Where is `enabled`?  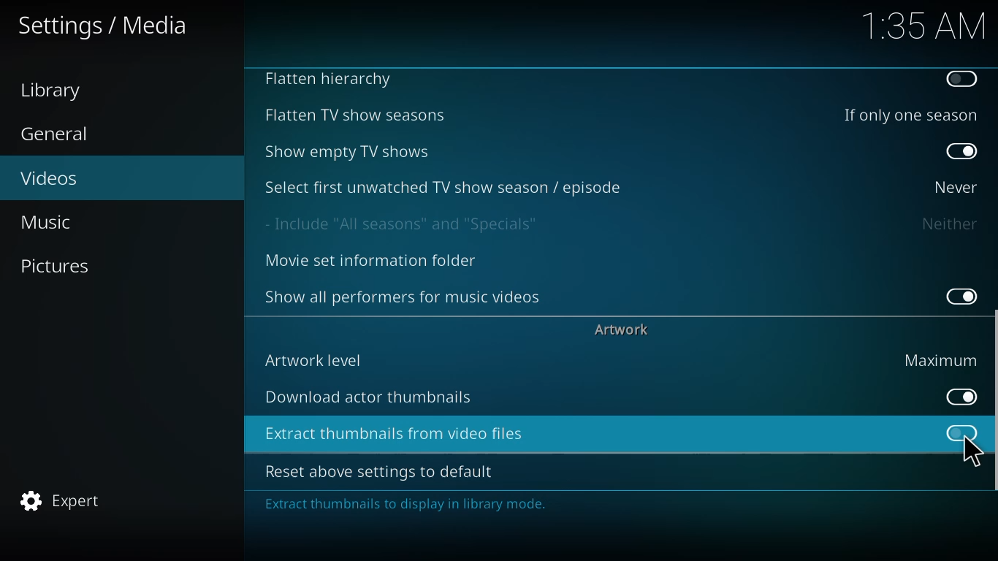 enabled is located at coordinates (957, 294).